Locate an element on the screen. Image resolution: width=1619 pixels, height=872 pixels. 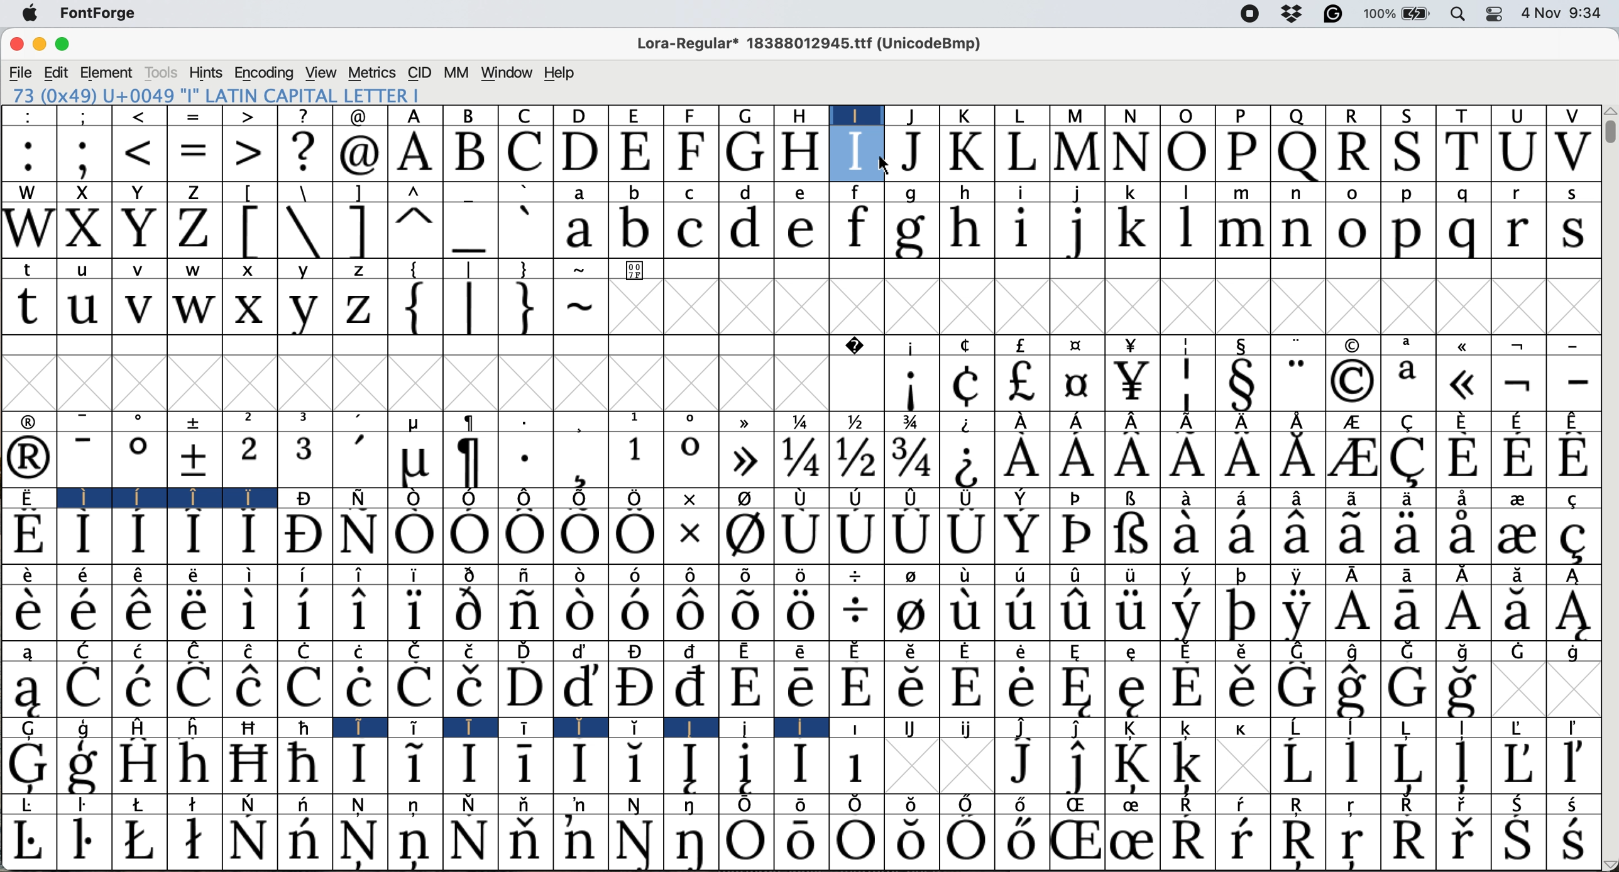
j is located at coordinates (1080, 231).